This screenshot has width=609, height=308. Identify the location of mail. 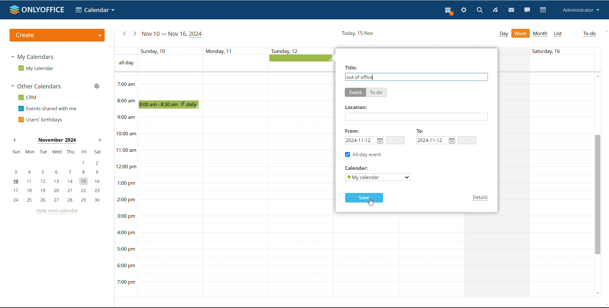
(511, 10).